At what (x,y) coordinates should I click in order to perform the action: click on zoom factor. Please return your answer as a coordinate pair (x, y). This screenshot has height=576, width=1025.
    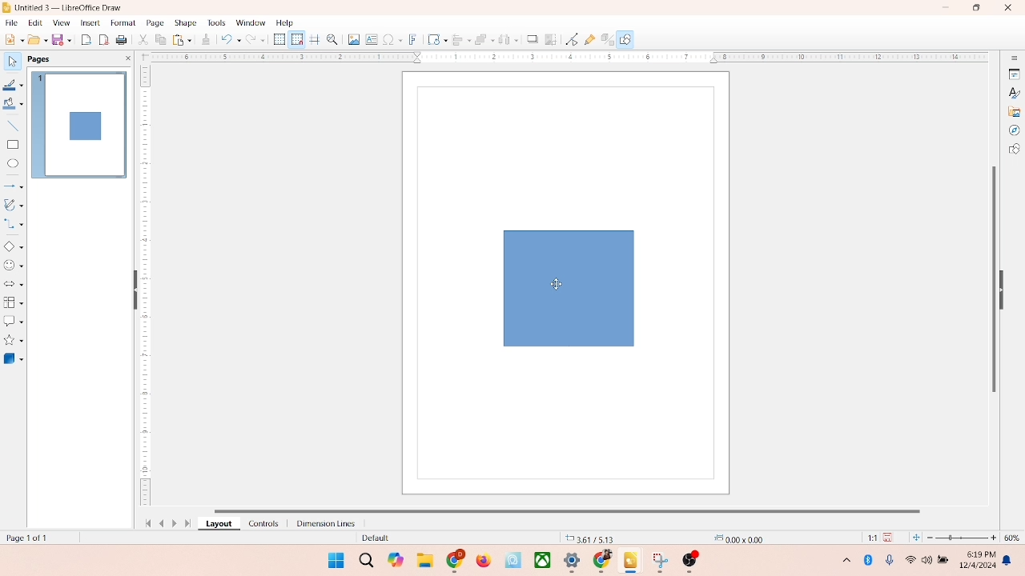
    Looking at the image, I should click on (963, 538).